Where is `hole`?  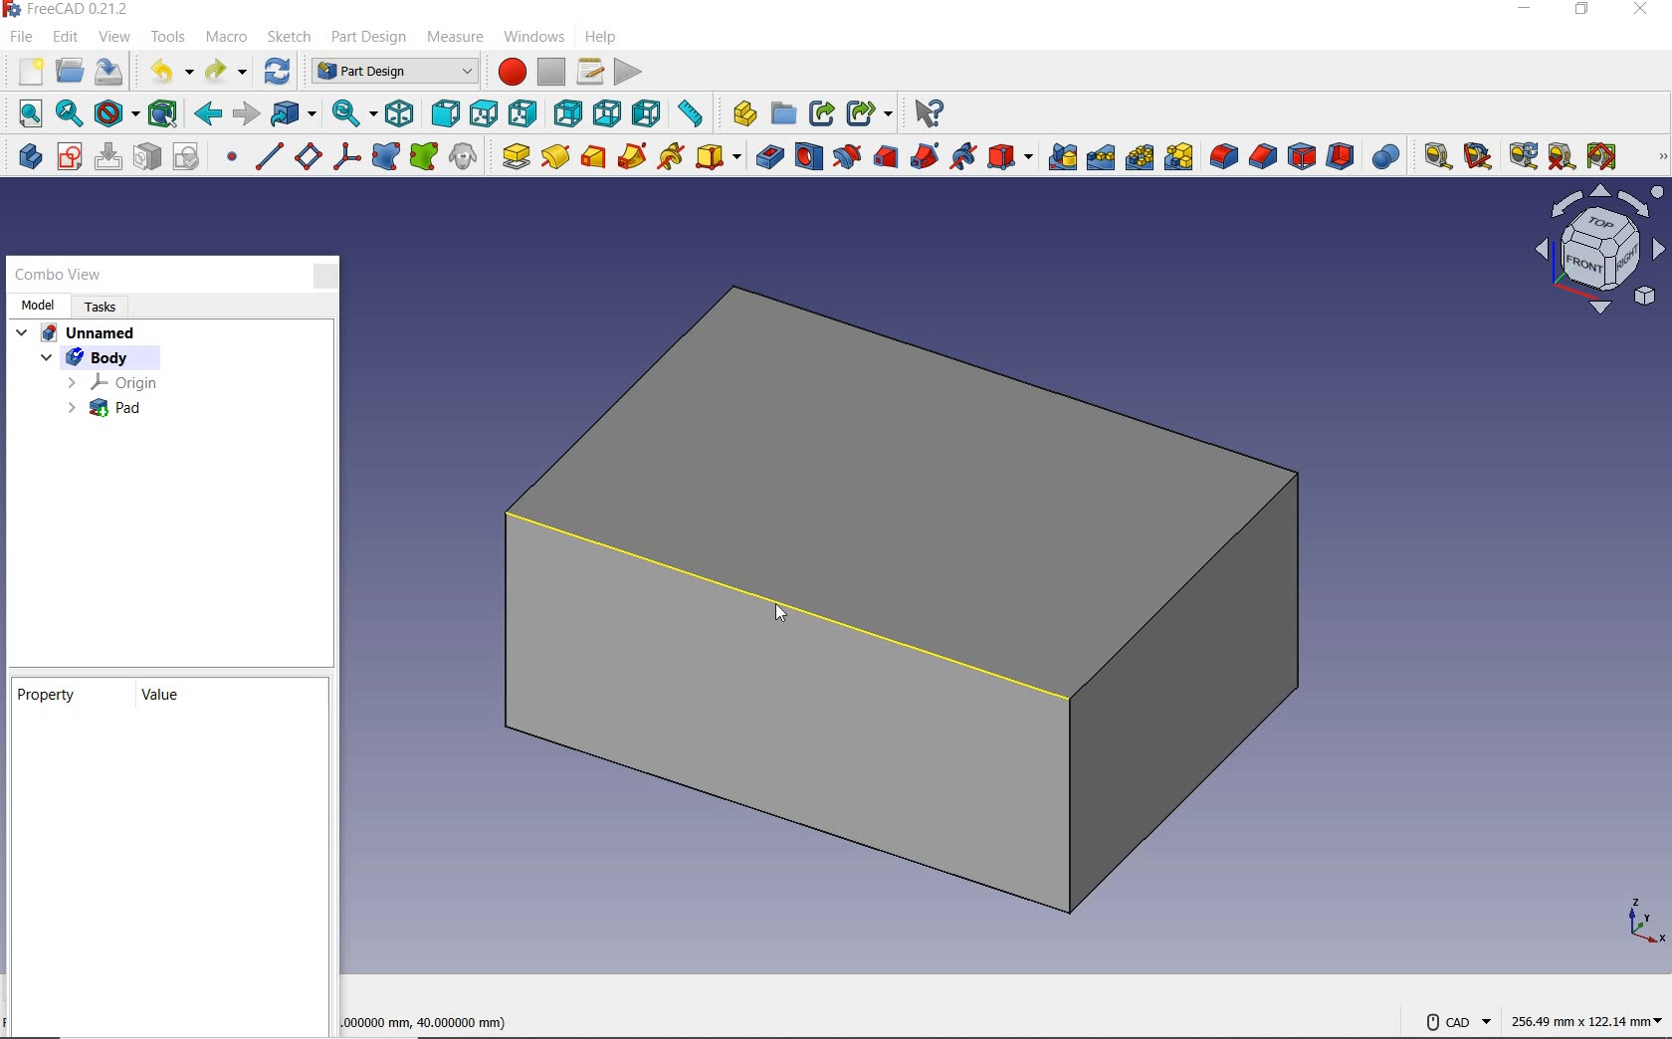
hole is located at coordinates (810, 158).